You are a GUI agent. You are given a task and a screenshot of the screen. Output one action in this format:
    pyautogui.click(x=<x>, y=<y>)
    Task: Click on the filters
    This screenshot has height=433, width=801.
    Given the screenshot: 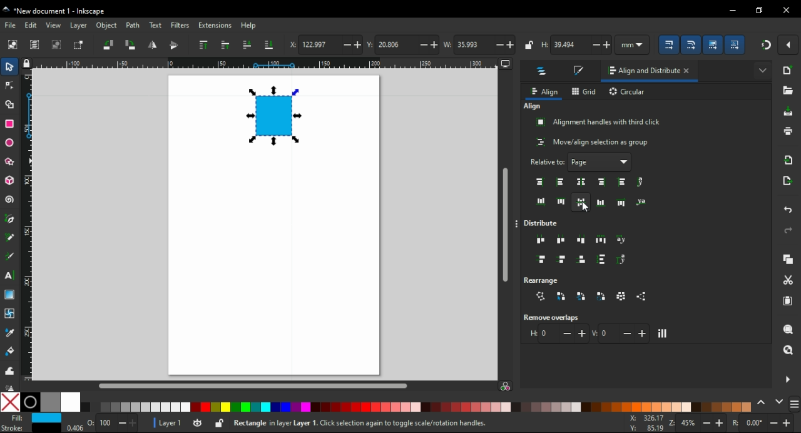 What is the action you would take?
    pyautogui.click(x=180, y=25)
    